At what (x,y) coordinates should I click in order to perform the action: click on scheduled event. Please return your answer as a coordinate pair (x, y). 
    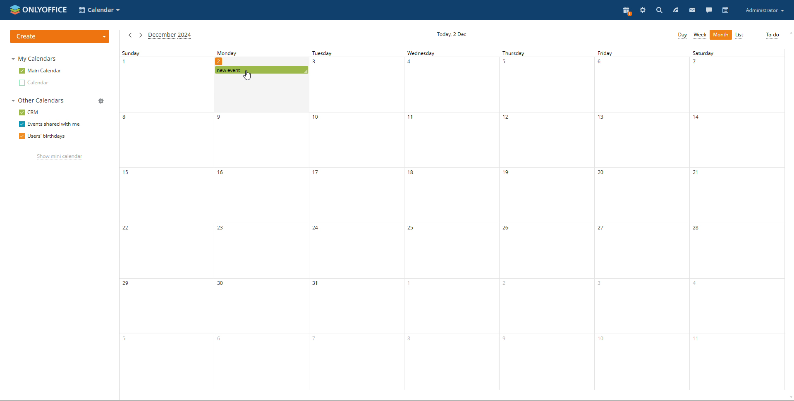
    Looking at the image, I should click on (262, 70).